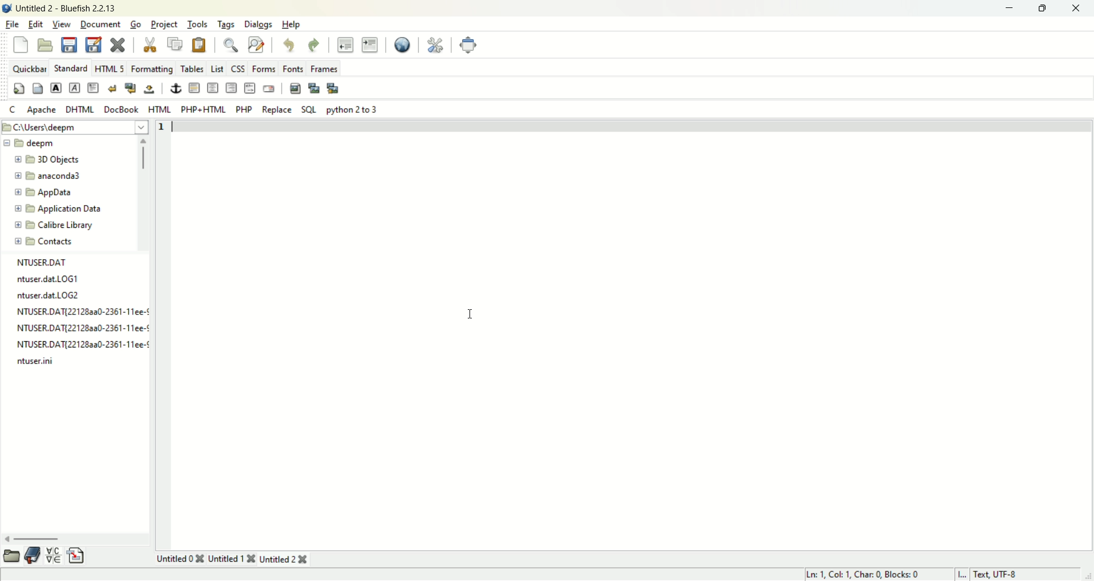  What do you see at coordinates (292, 25) in the screenshot?
I see `help` at bounding box center [292, 25].